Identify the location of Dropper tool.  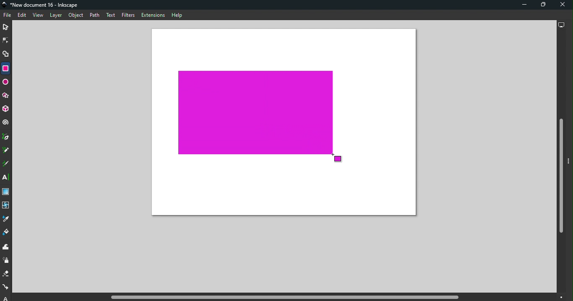
(6, 219).